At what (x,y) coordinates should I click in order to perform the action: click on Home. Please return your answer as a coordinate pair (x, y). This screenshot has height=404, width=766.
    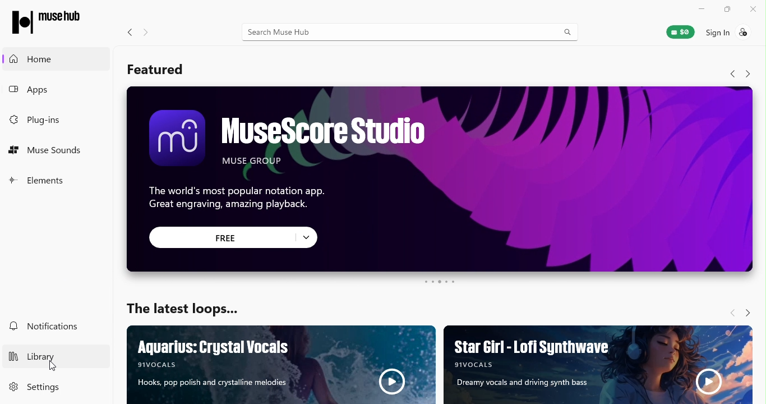
    Looking at the image, I should click on (57, 60).